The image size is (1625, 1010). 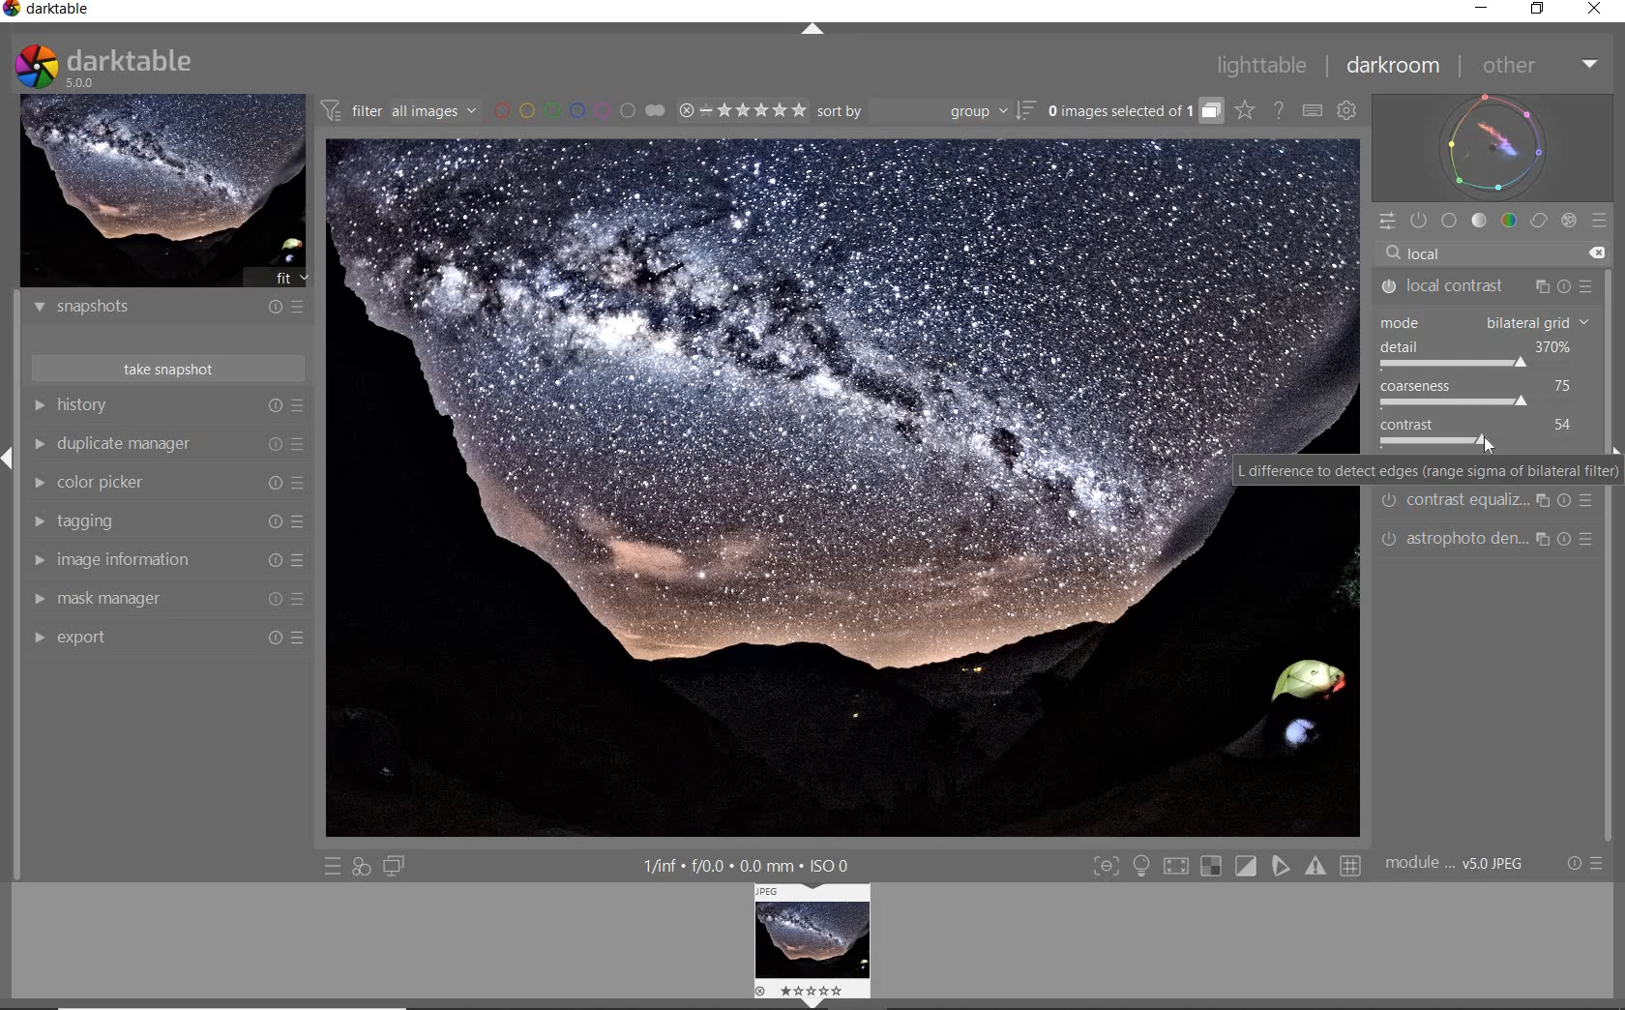 I want to click on DISPLAY A SECOND DARKROOM IMAGE WINDOW, so click(x=394, y=867).